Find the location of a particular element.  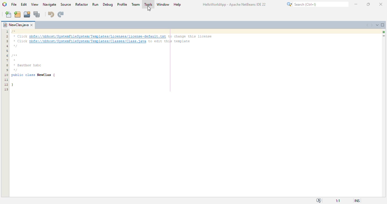

help is located at coordinates (178, 4).